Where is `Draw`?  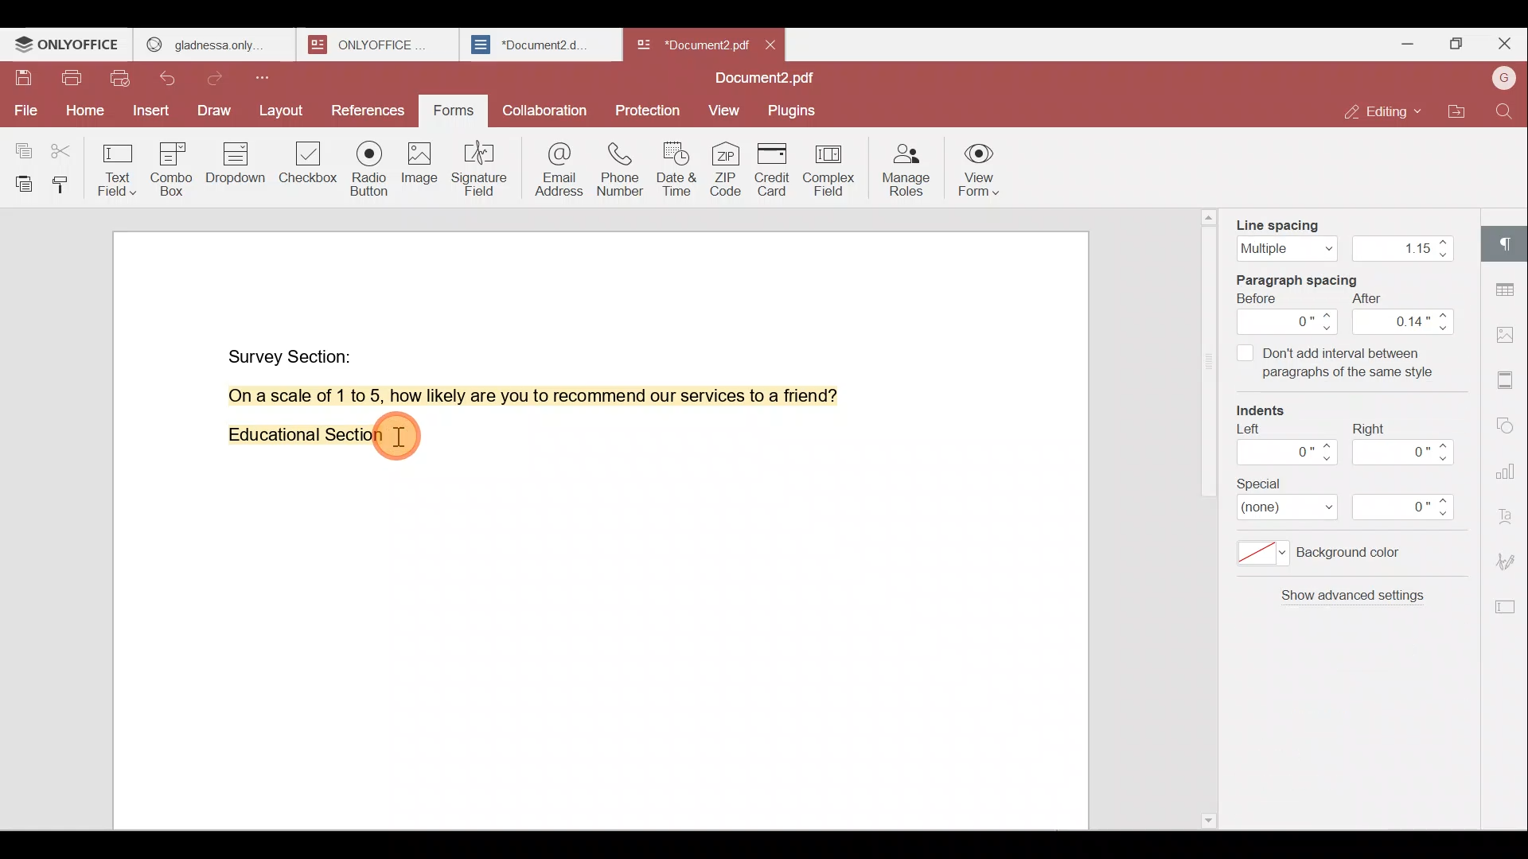 Draw is located at coordinates (216, 112).